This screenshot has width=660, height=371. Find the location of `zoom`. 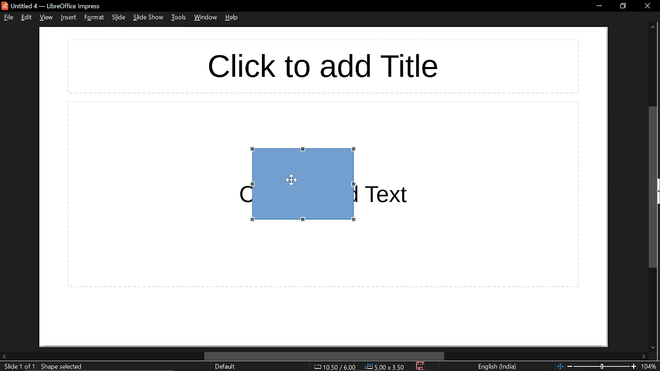

zoom is located at coordinates (651, 367).